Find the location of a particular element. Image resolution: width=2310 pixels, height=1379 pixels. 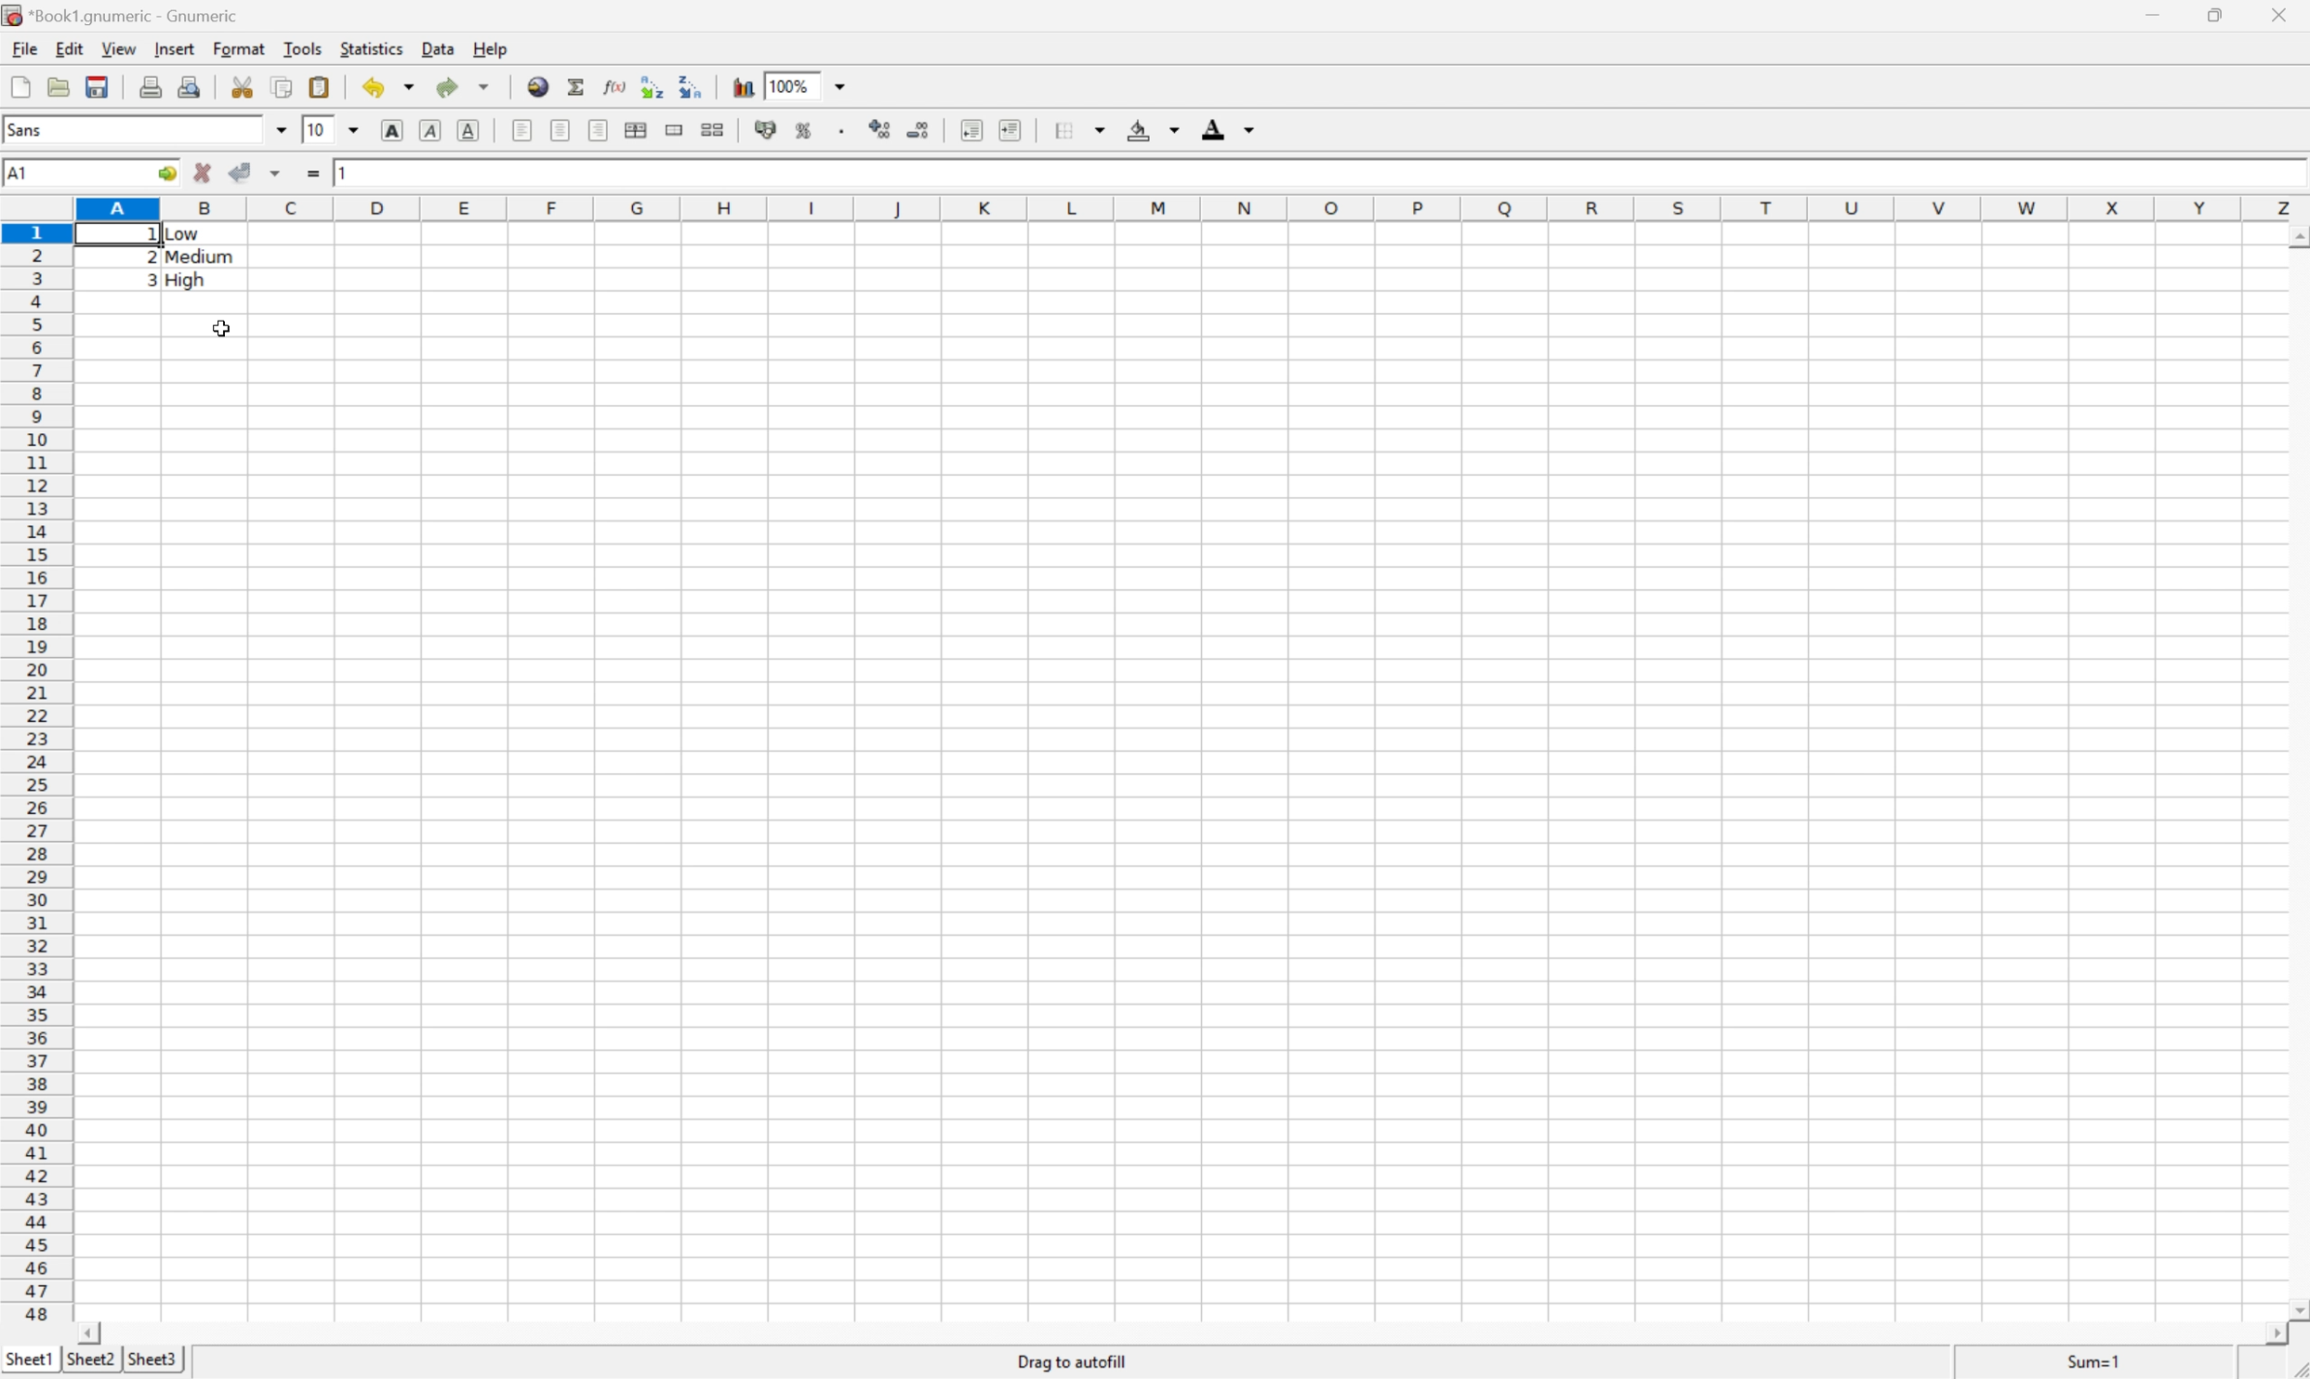

Split the ranges of merged cells is located at coordinates (712, 131).